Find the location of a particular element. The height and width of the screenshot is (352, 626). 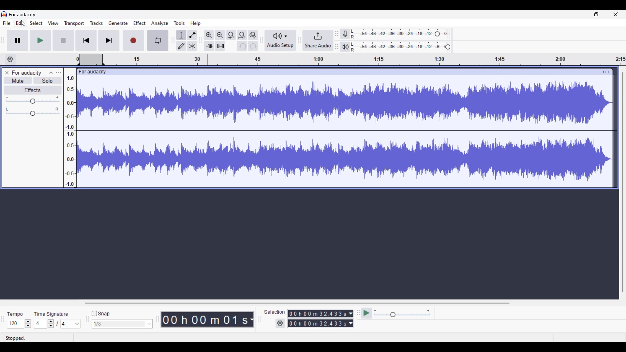

Trim audio outside selection is located at coordinates (209, 46).